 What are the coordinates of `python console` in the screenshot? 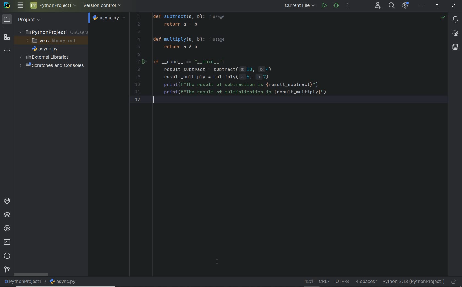 It's located at (8, 202).